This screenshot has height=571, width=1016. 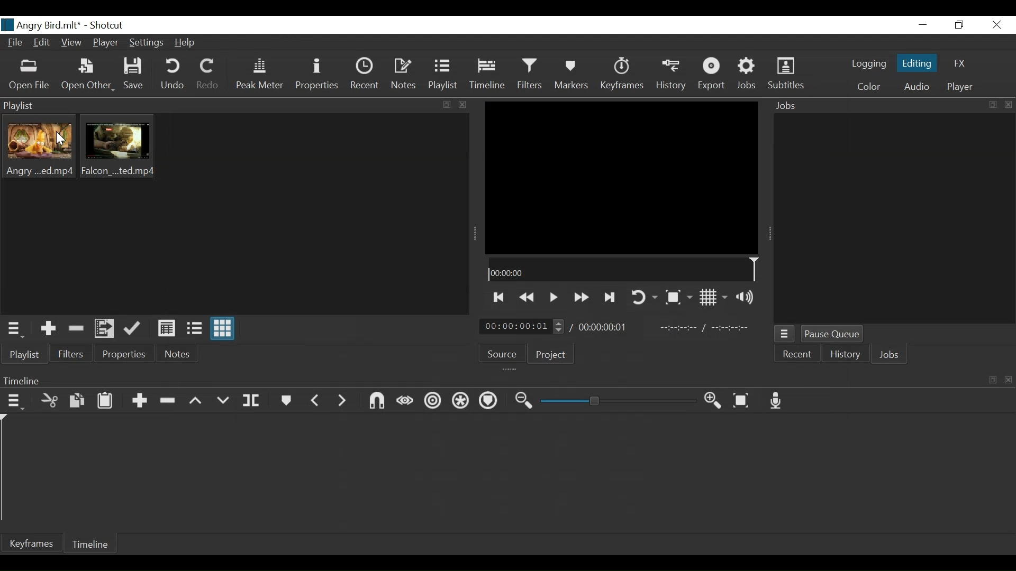 What do you see at coordinates (87, 75) in the screenshot?
I see `Open Other` at bounding box center [87, 75].